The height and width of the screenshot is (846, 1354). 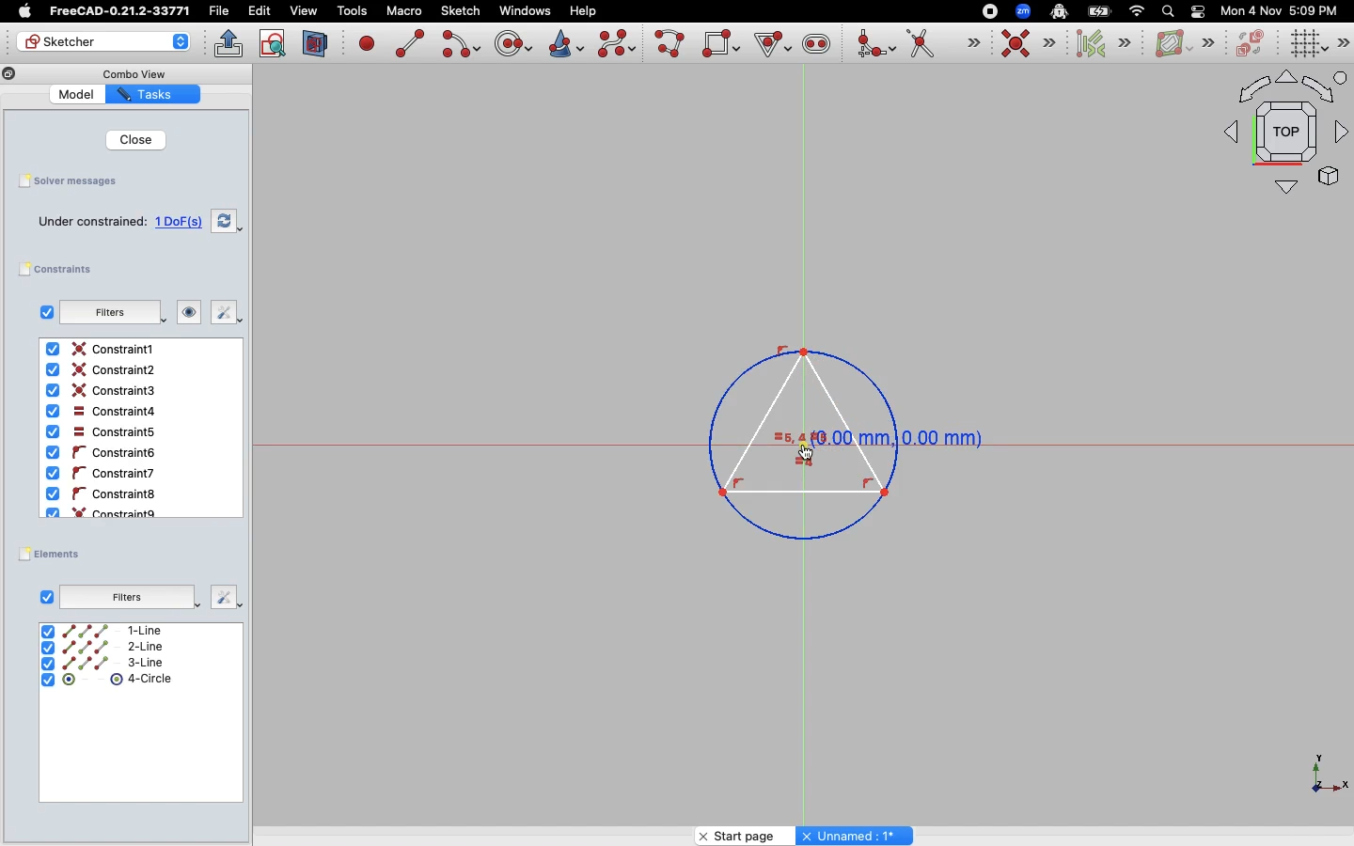 I want to click on Look, so click(x=189, y=314).